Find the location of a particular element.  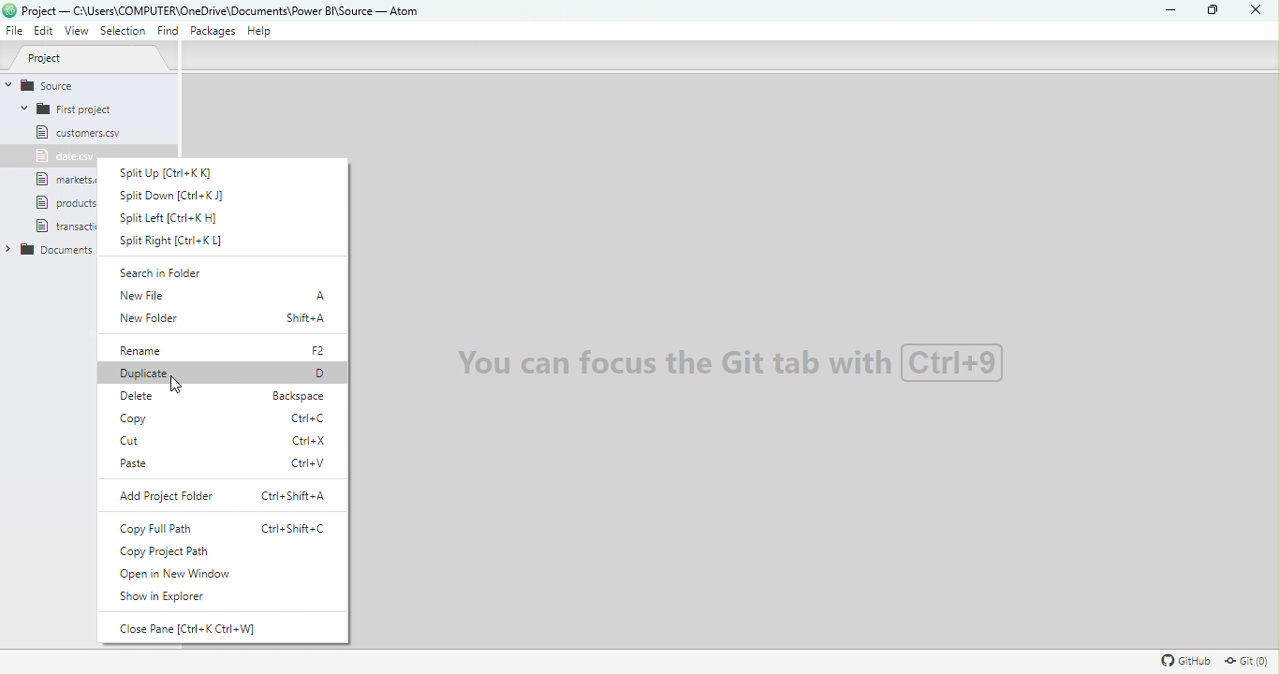

Selection is located at coordinates (125, 32).